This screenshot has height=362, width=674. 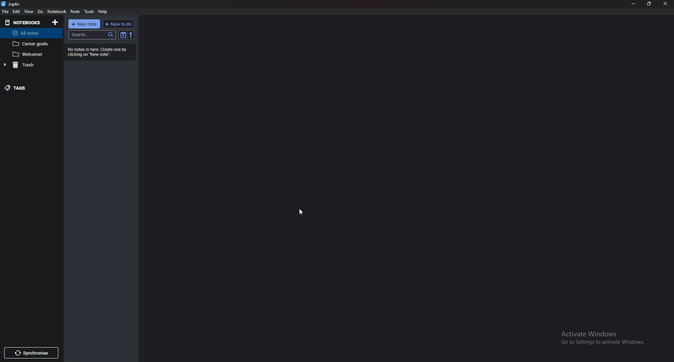 What do you see at coordinates (27, 88) in the screenshot?
I see `tags` at bounding box center [27, 88].